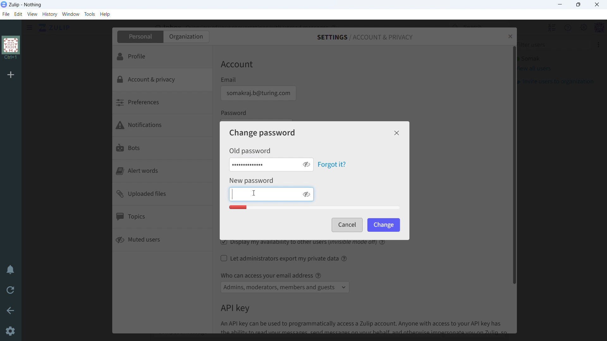  Describe the element at coordinates (105, 14) in the screenshot. I see `help` at that location.